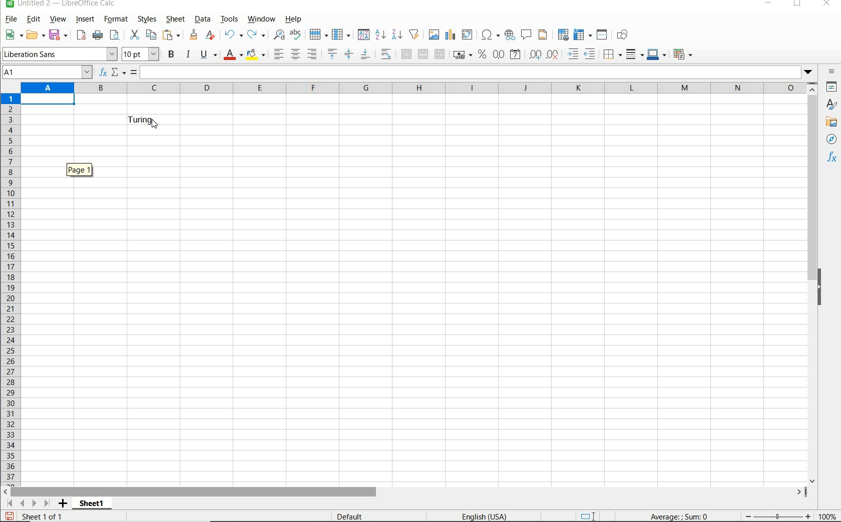 The image size is (841, 522). Describe the element at coordinates (809, 71) in the screenshot. I see `Dropdown` at that location.